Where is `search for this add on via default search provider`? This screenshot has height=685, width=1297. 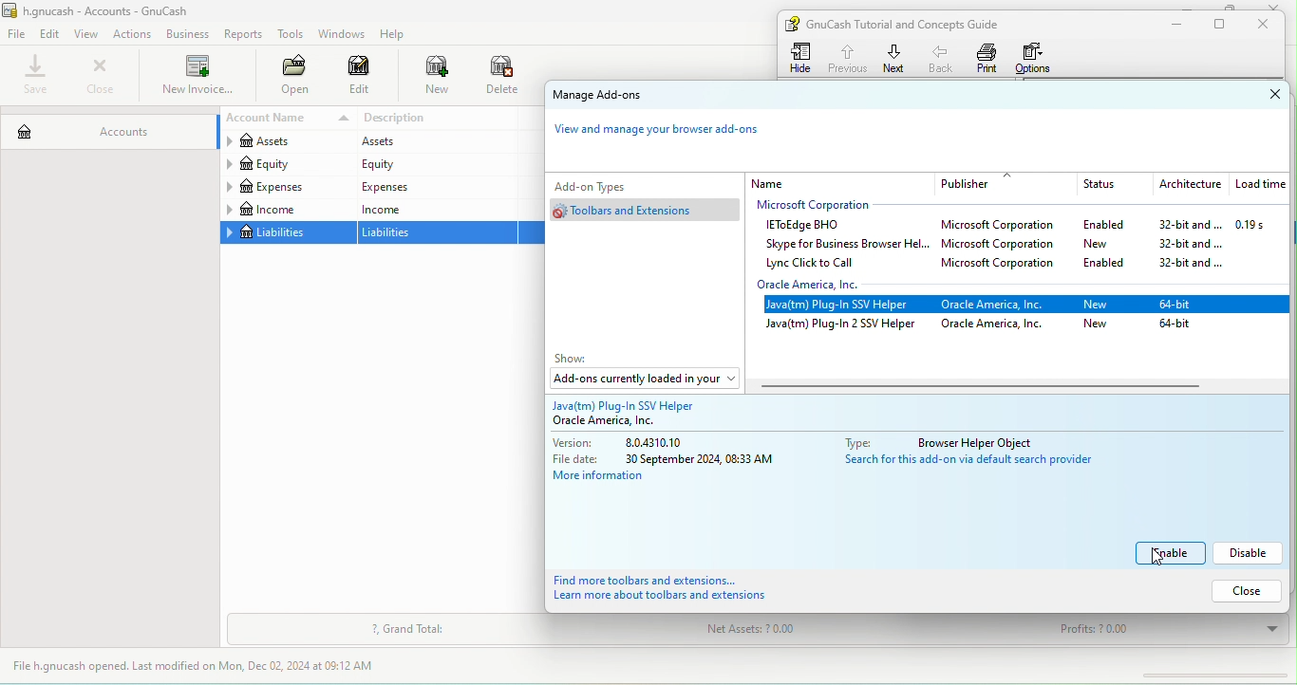 search for this add on via default search provider is located at coordinates (979, 462).